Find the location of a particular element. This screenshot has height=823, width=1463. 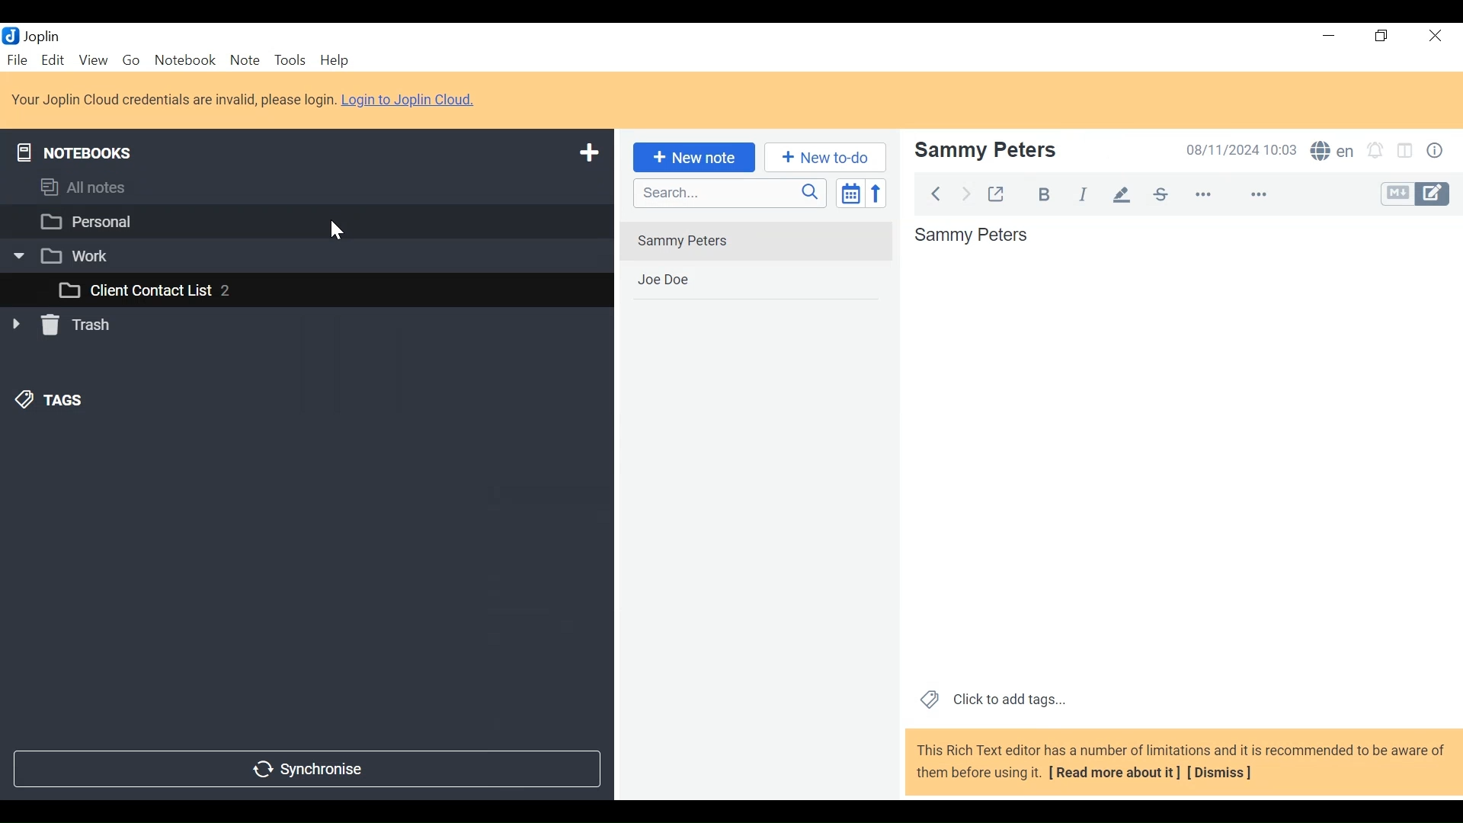

Tools is located at coordinates (289, 61).